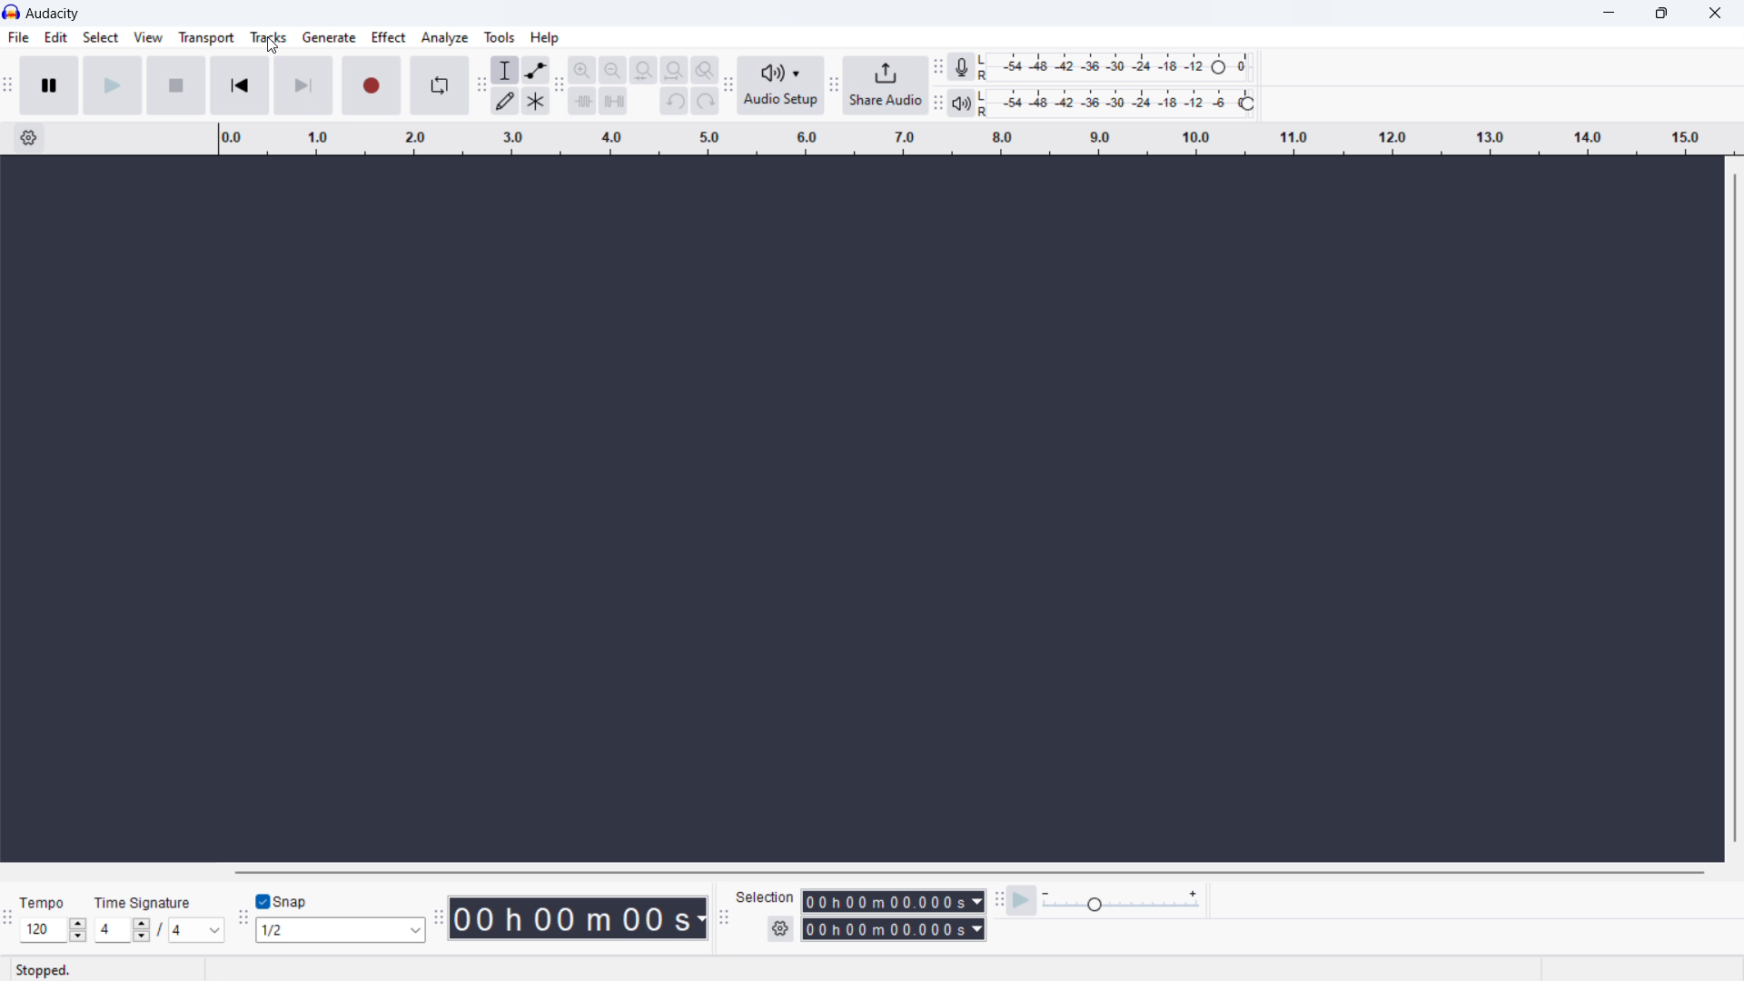 The image size is (1744, 981). Describe the element at coordinates (766, 897) in the screenshot. I see `Selection` at that location.